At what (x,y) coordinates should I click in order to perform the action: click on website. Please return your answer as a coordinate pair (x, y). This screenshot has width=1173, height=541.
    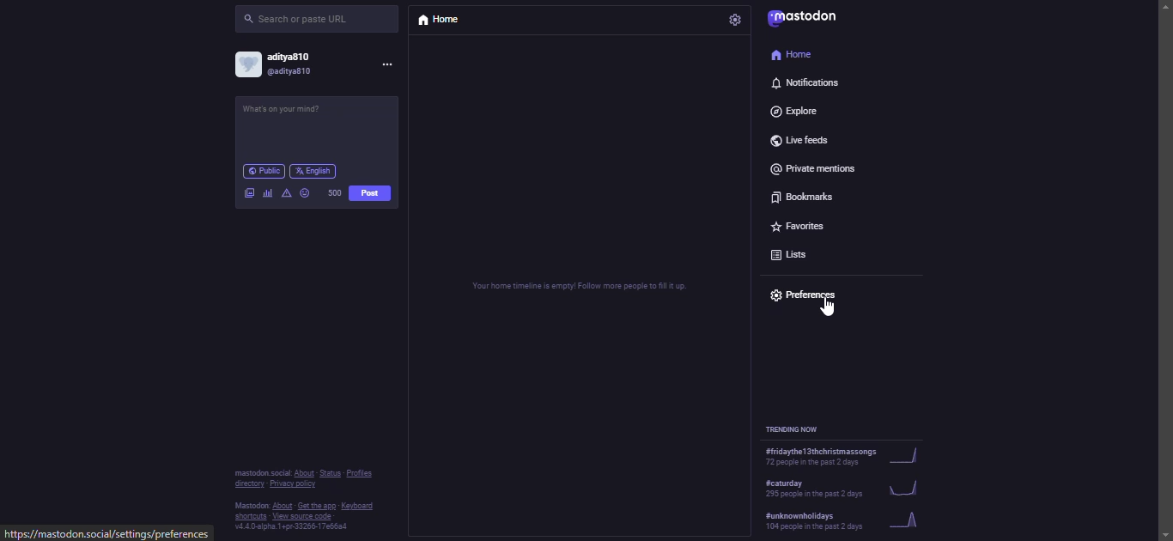
    Looking at the image, I should click on (109, 533).